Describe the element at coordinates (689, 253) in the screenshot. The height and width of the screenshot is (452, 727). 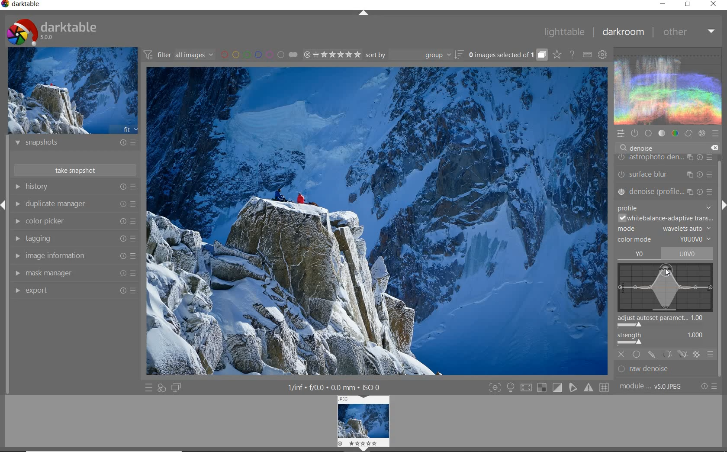
I see `uovo` at that location.